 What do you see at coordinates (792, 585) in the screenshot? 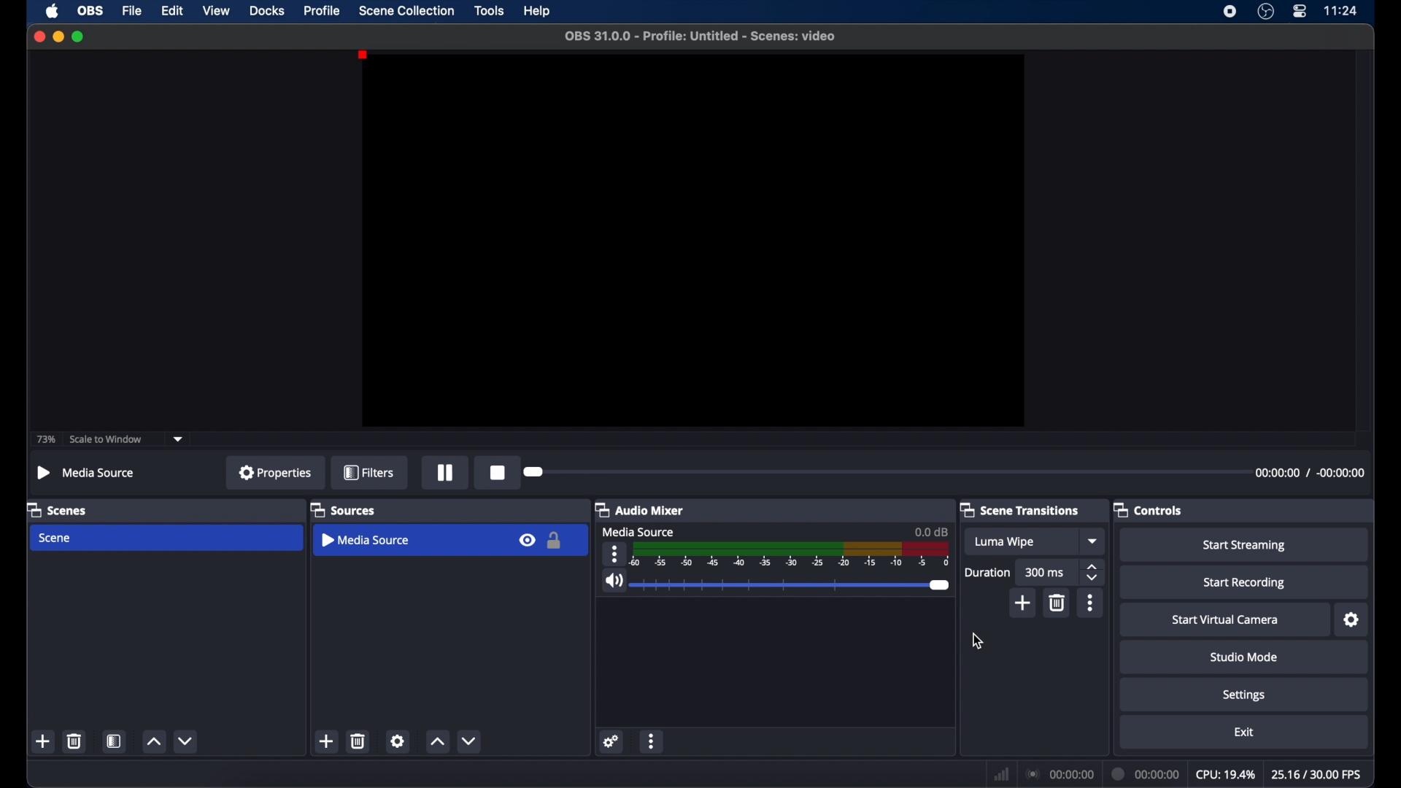
I see `slider` at bounding box center [792, 585].